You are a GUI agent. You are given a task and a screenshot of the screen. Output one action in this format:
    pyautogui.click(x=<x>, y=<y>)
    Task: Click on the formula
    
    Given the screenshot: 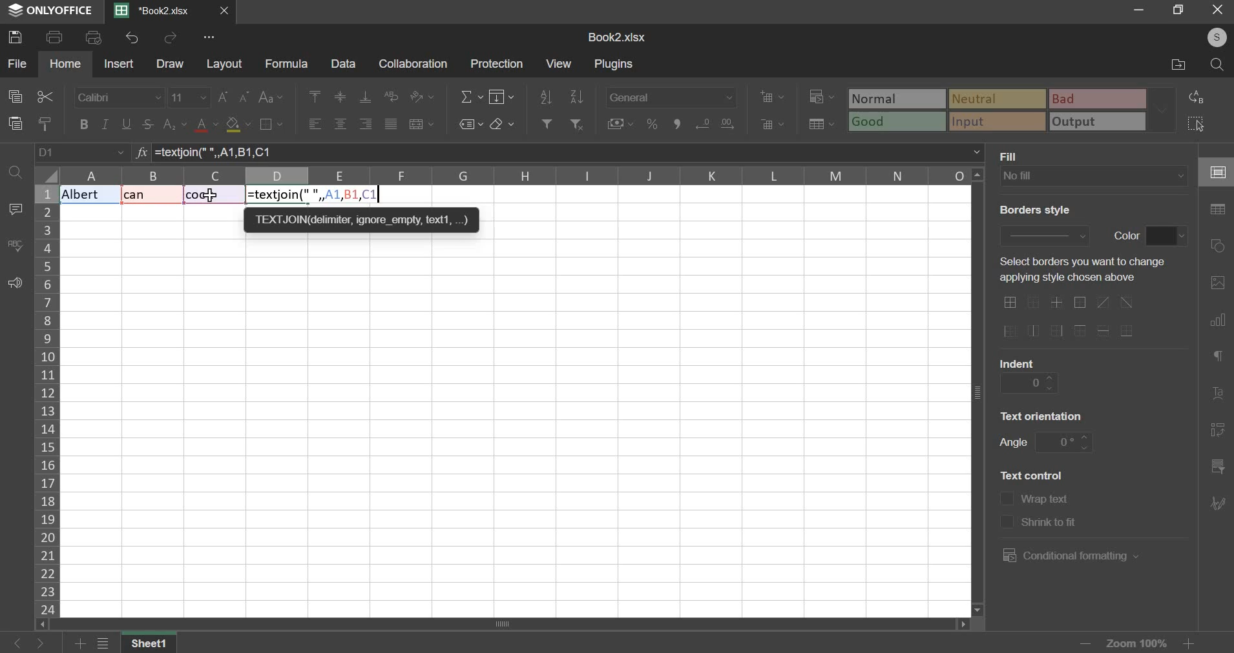 What is the action you would take?
    pyautogui.click(x=312, y=196)
    